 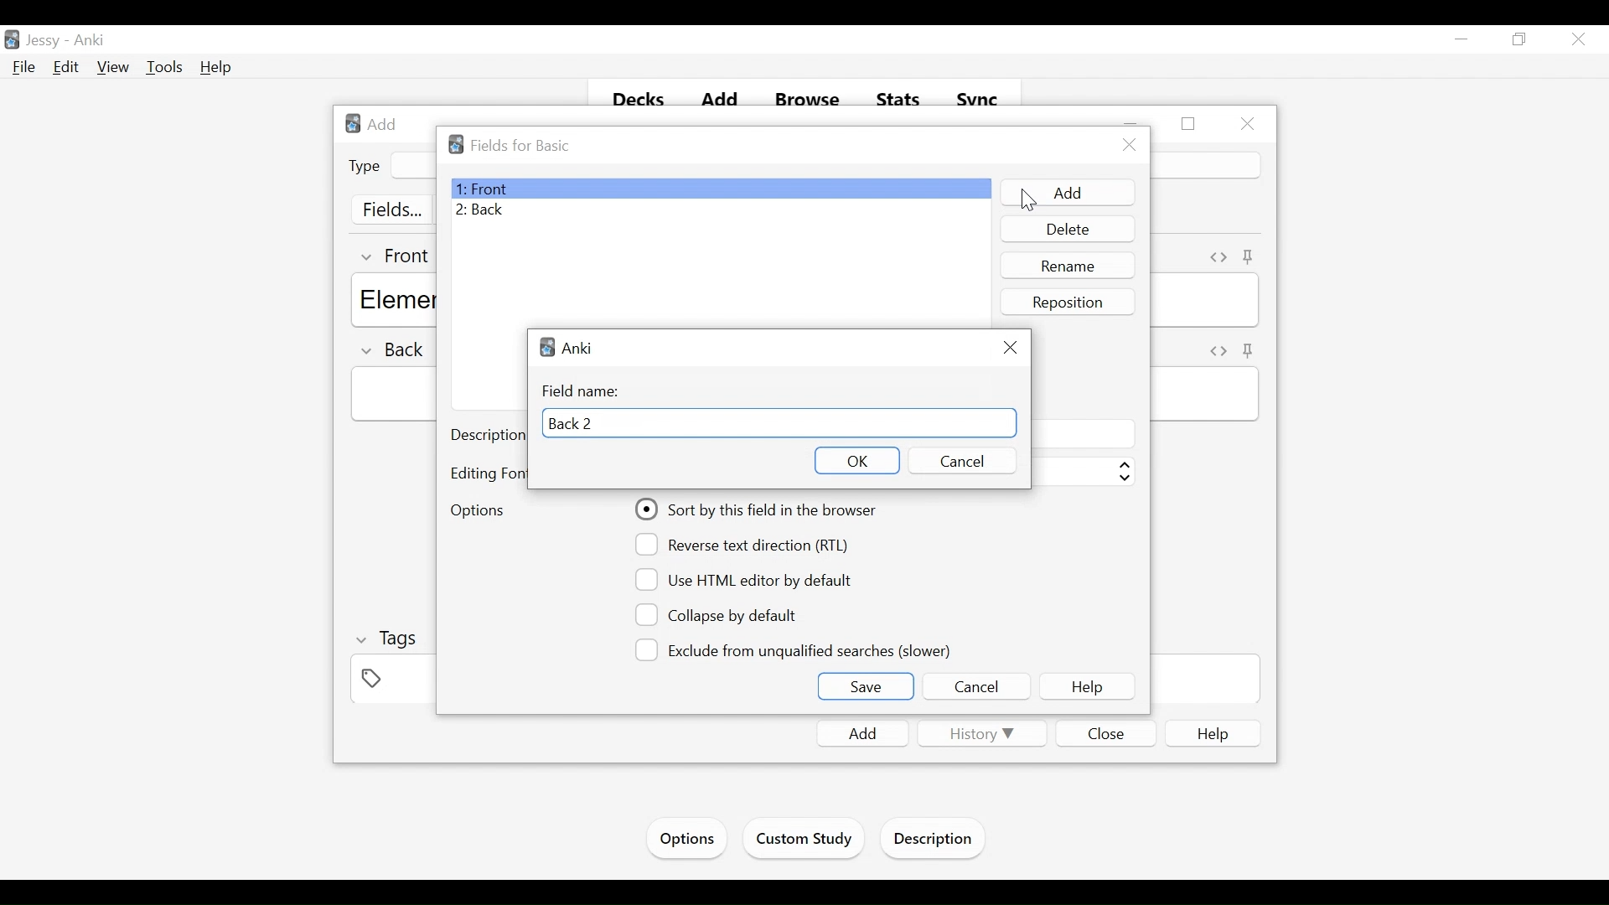 I want to click on Decks, so click(x=640, y=101).